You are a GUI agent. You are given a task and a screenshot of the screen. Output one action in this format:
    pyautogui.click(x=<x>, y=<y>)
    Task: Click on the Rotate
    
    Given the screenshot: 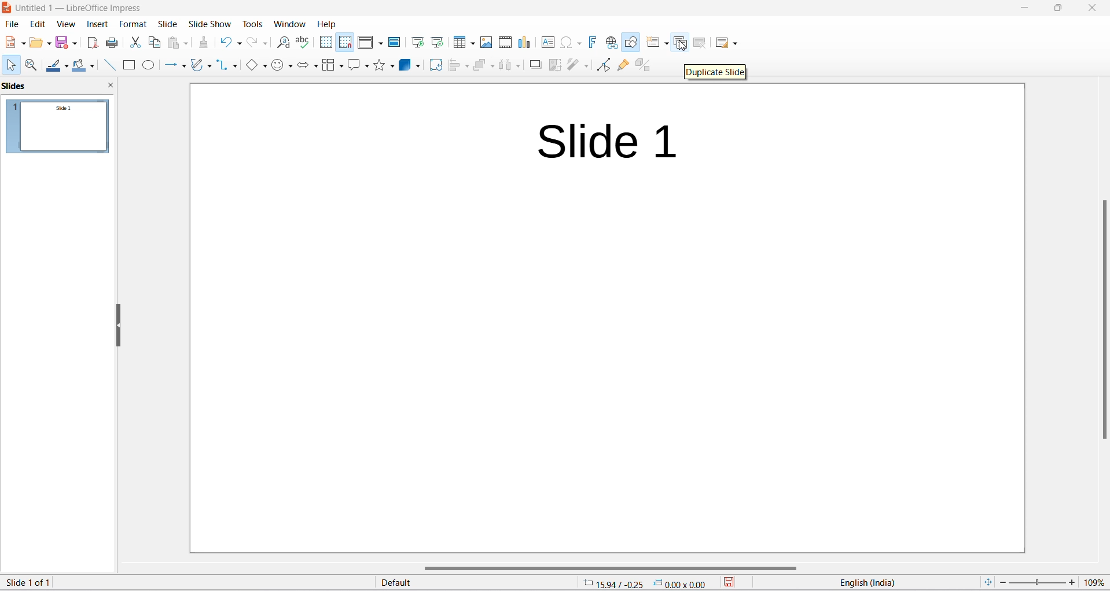 What is the action you would take?
    pyautogui.click(x=435, y=66)
    